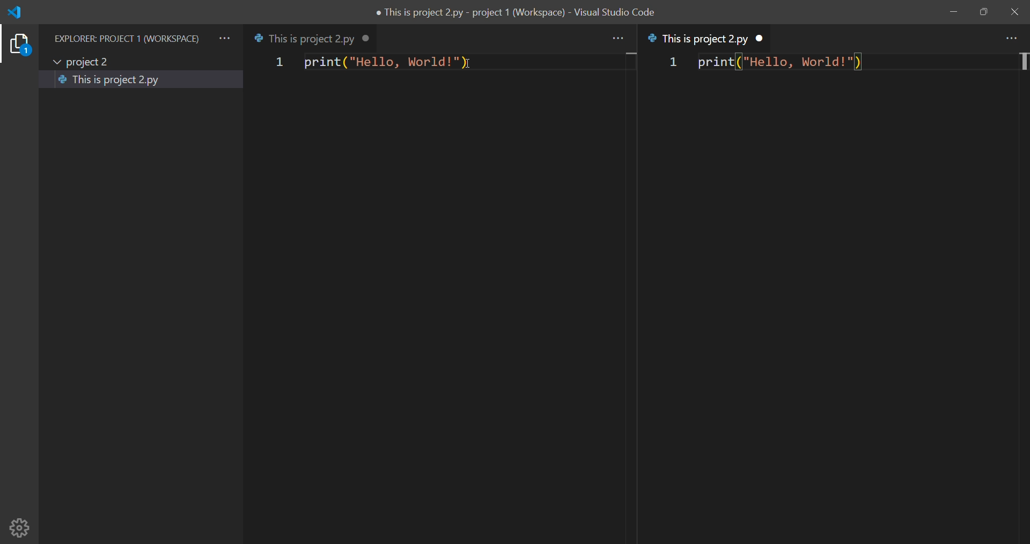 This screenshot has height=544, width=1030. What do you see at coordinates (18, 47) in the screenshot?
I see `explorer` at bounding box center [18, 47].